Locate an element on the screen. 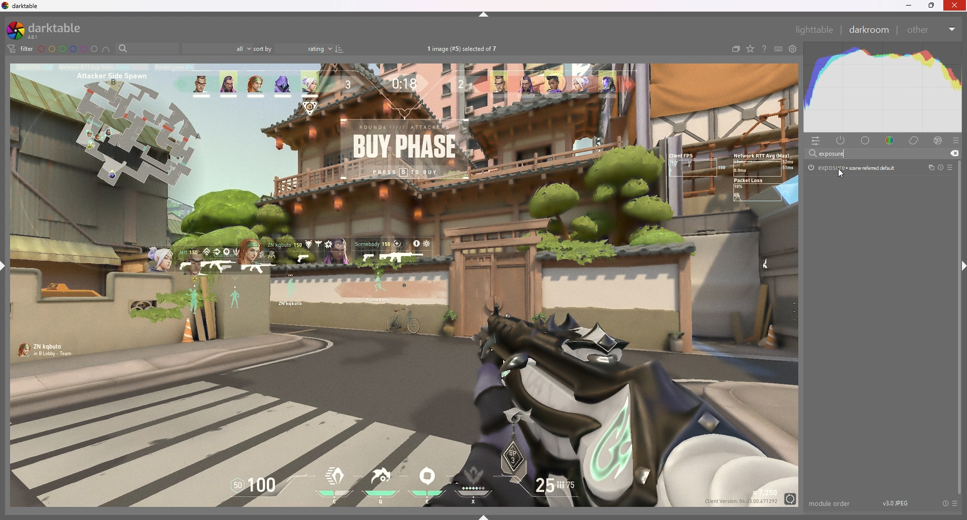 This screenshot has height=520, width=967. version is located at coordinates (896, 502).